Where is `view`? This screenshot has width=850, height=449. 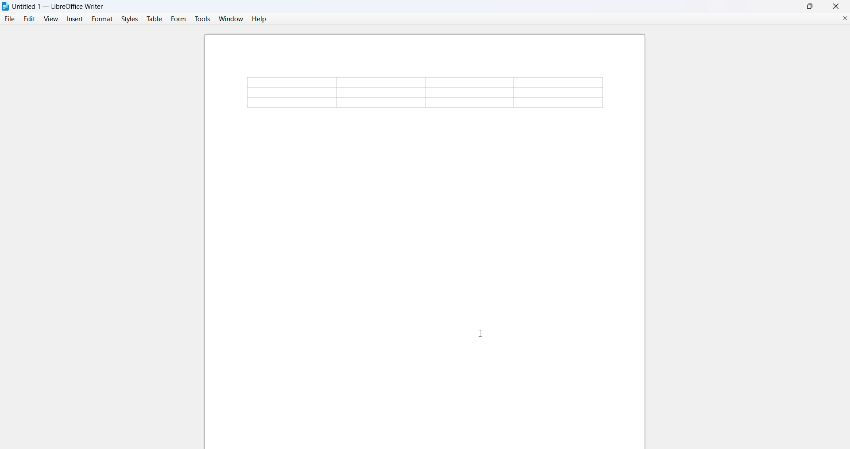
view is located at coordinates (50, 19).